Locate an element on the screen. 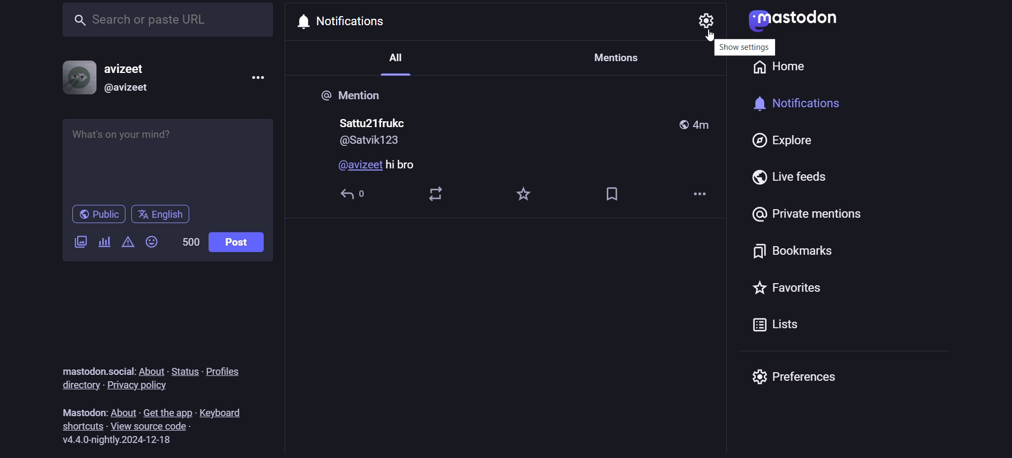  Public  is located at coordinates (98, 215).